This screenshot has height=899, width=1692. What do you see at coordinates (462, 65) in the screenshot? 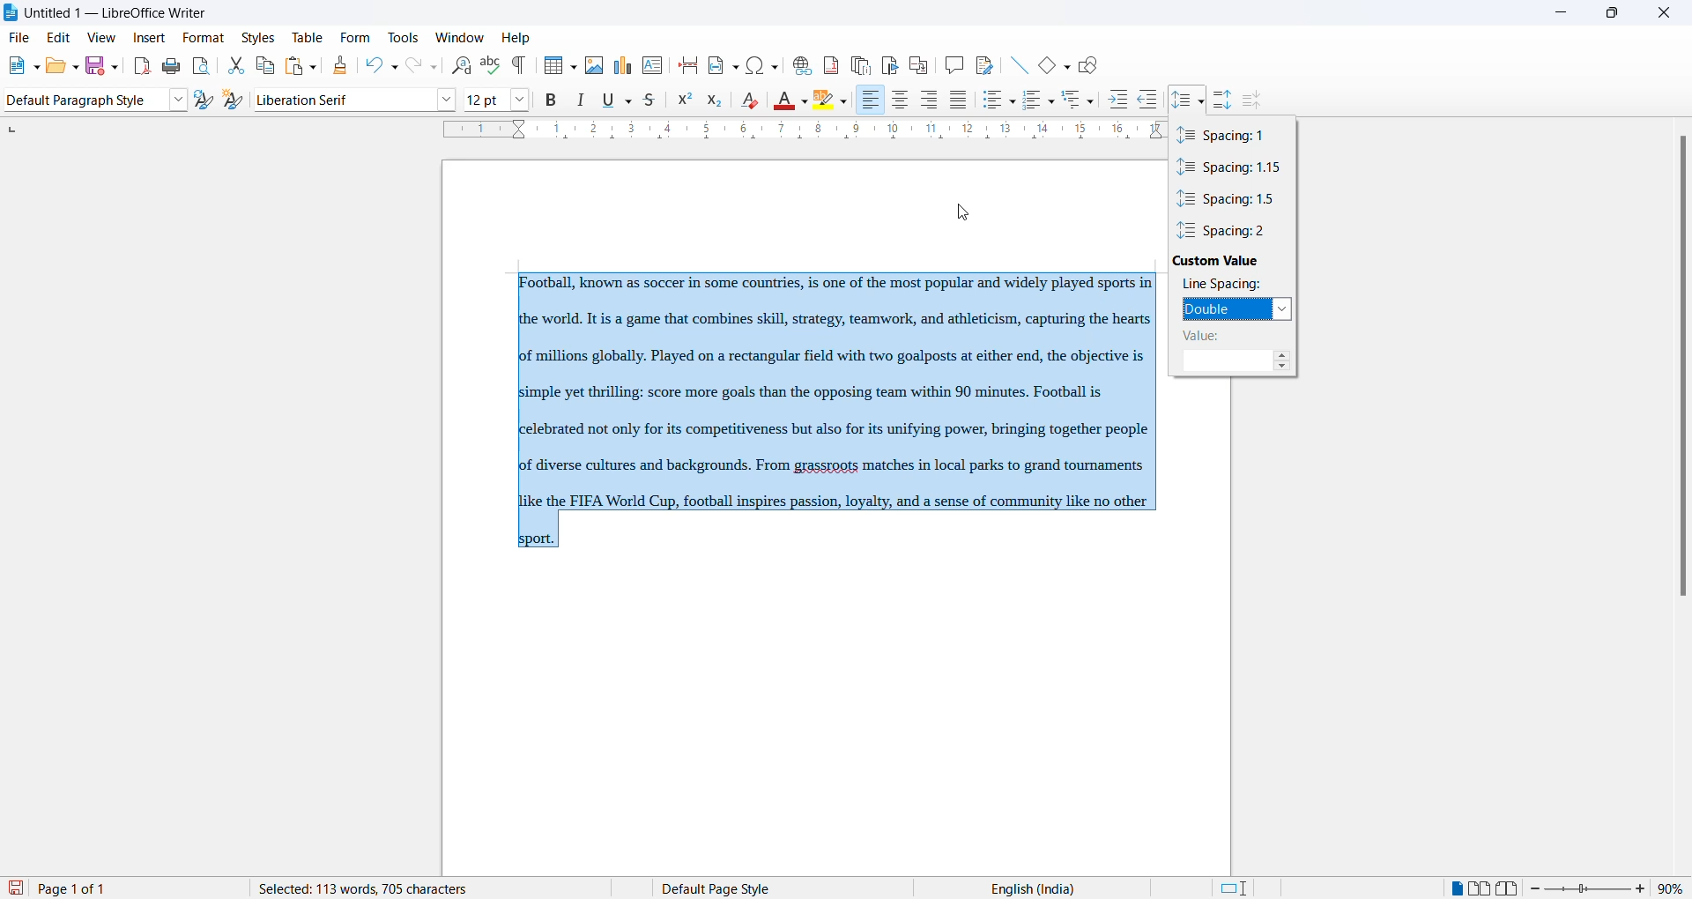
I see `find and replace` at bounding box center [462, 65].